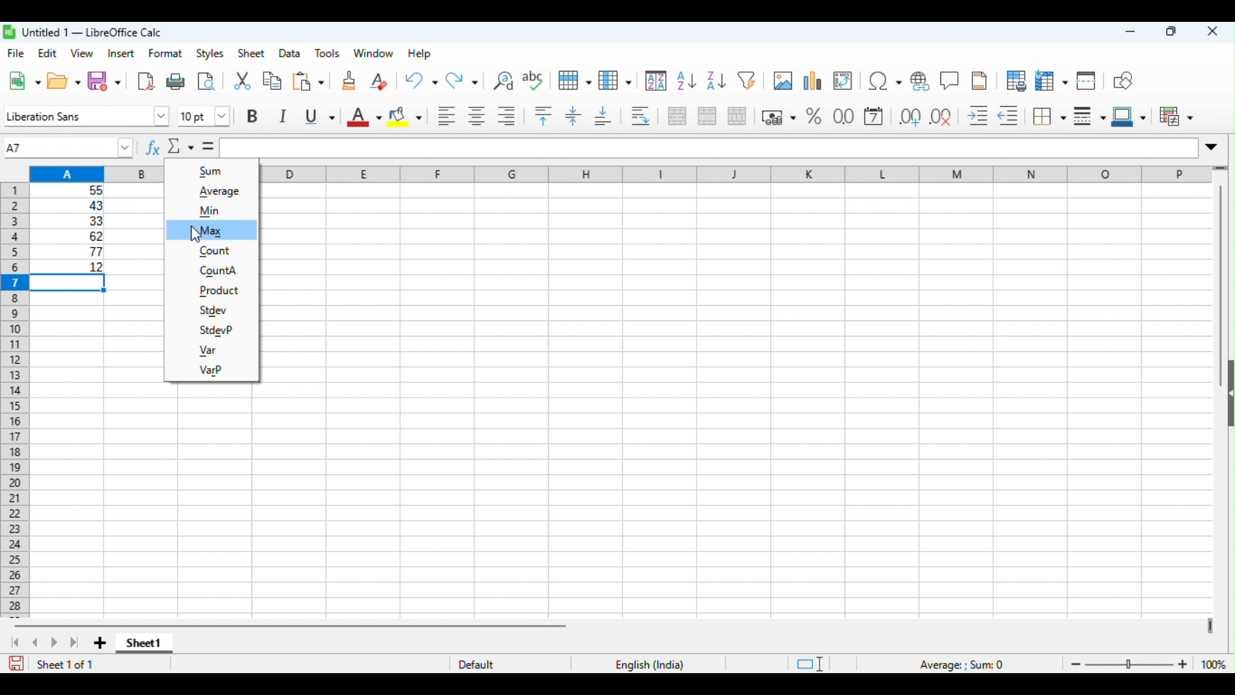 This screenshot has width=1235, height=695. Describe the element at coordinates (978, 80) in the screenshot. I see `insert header and footer` at that location.